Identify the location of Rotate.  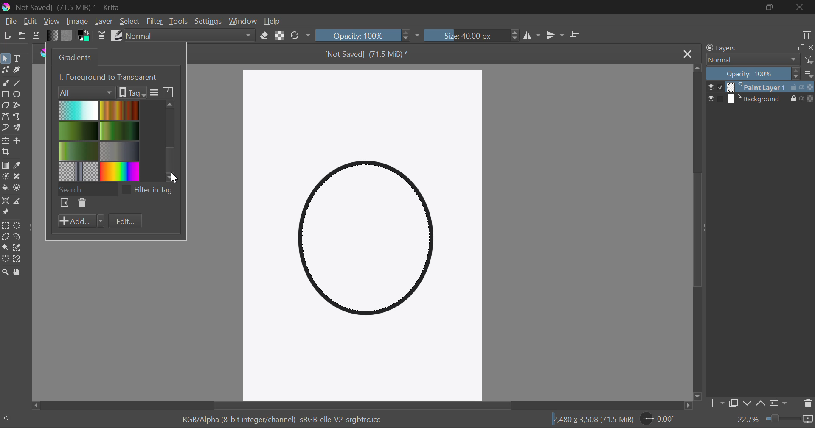
(300, 35).